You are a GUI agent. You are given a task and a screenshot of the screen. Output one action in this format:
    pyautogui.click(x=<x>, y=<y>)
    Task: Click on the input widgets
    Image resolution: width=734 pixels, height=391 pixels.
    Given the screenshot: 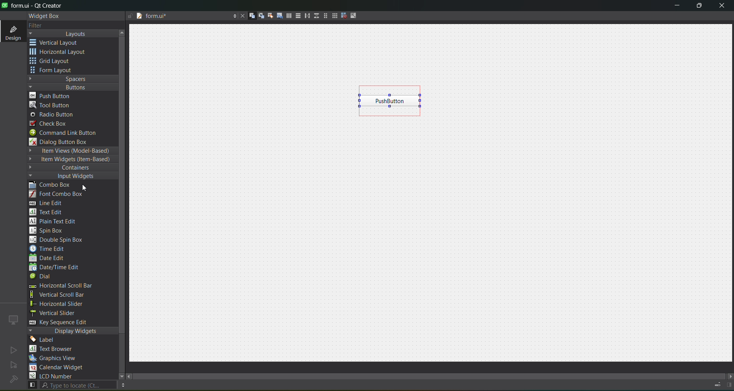 What is the action you would take?
    pyautogui.click(x=69, y=176)
    